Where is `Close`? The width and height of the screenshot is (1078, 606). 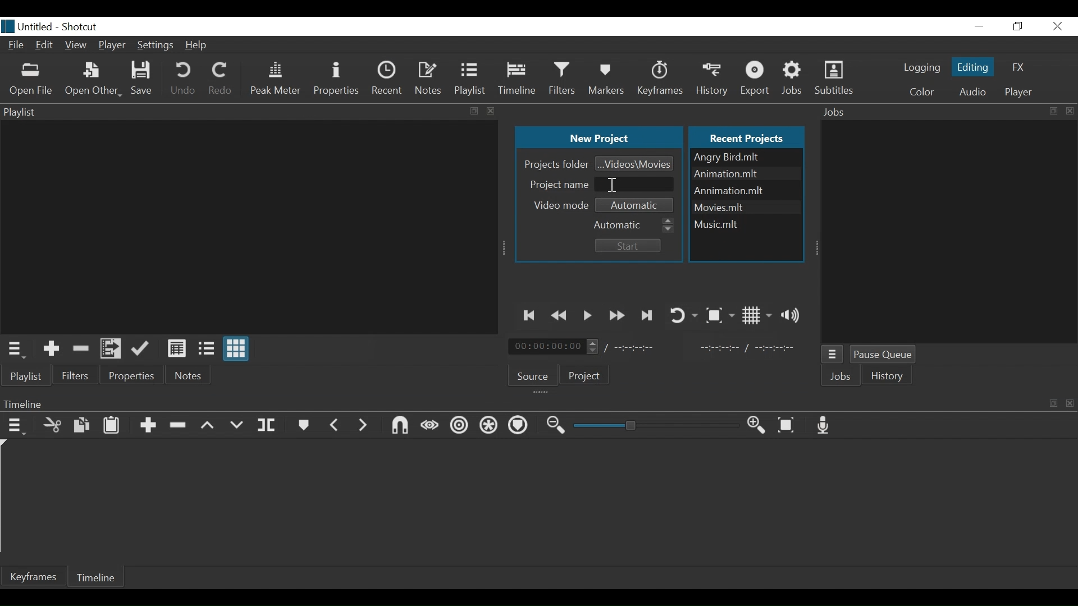 Close is located at coordinates (1056, 26).